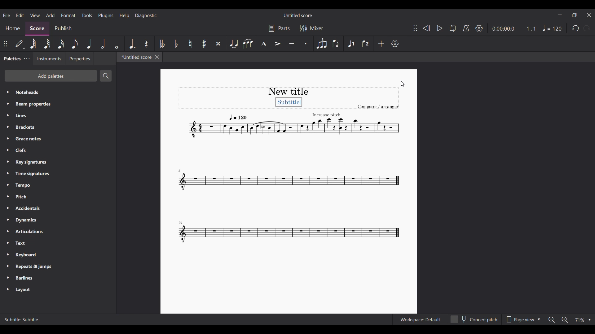  I want to click on Parts settings, so click(280, 28).